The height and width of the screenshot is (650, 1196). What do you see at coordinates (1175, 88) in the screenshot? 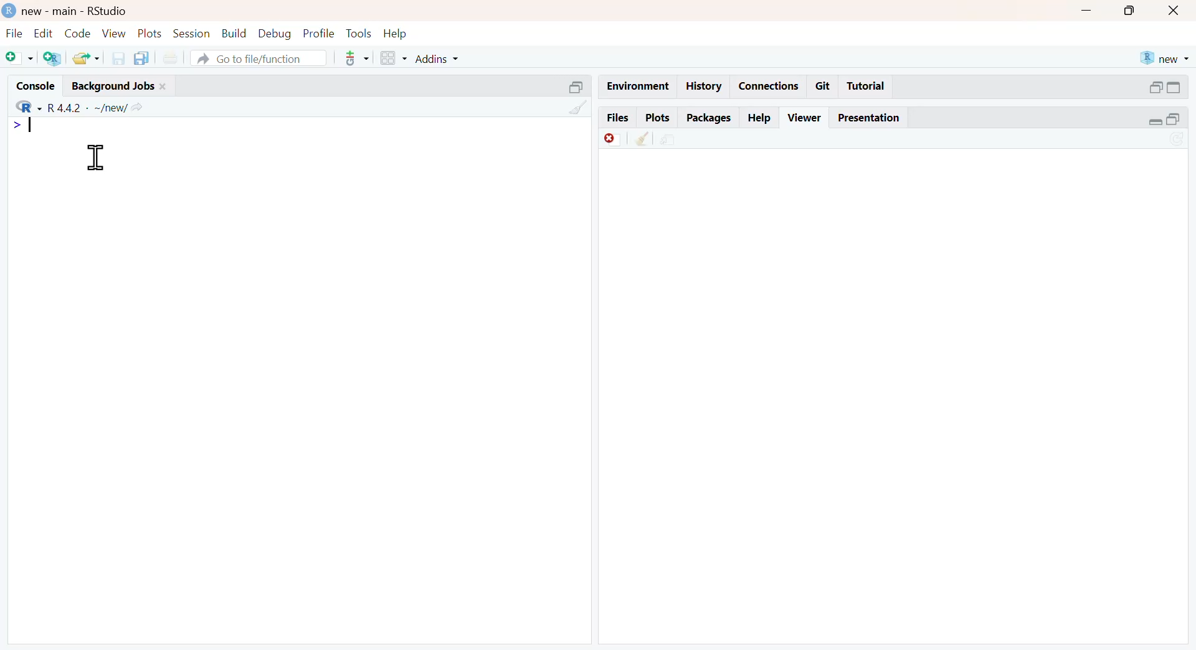
I see `expand/collapse` at bounding box center [1175, 88].